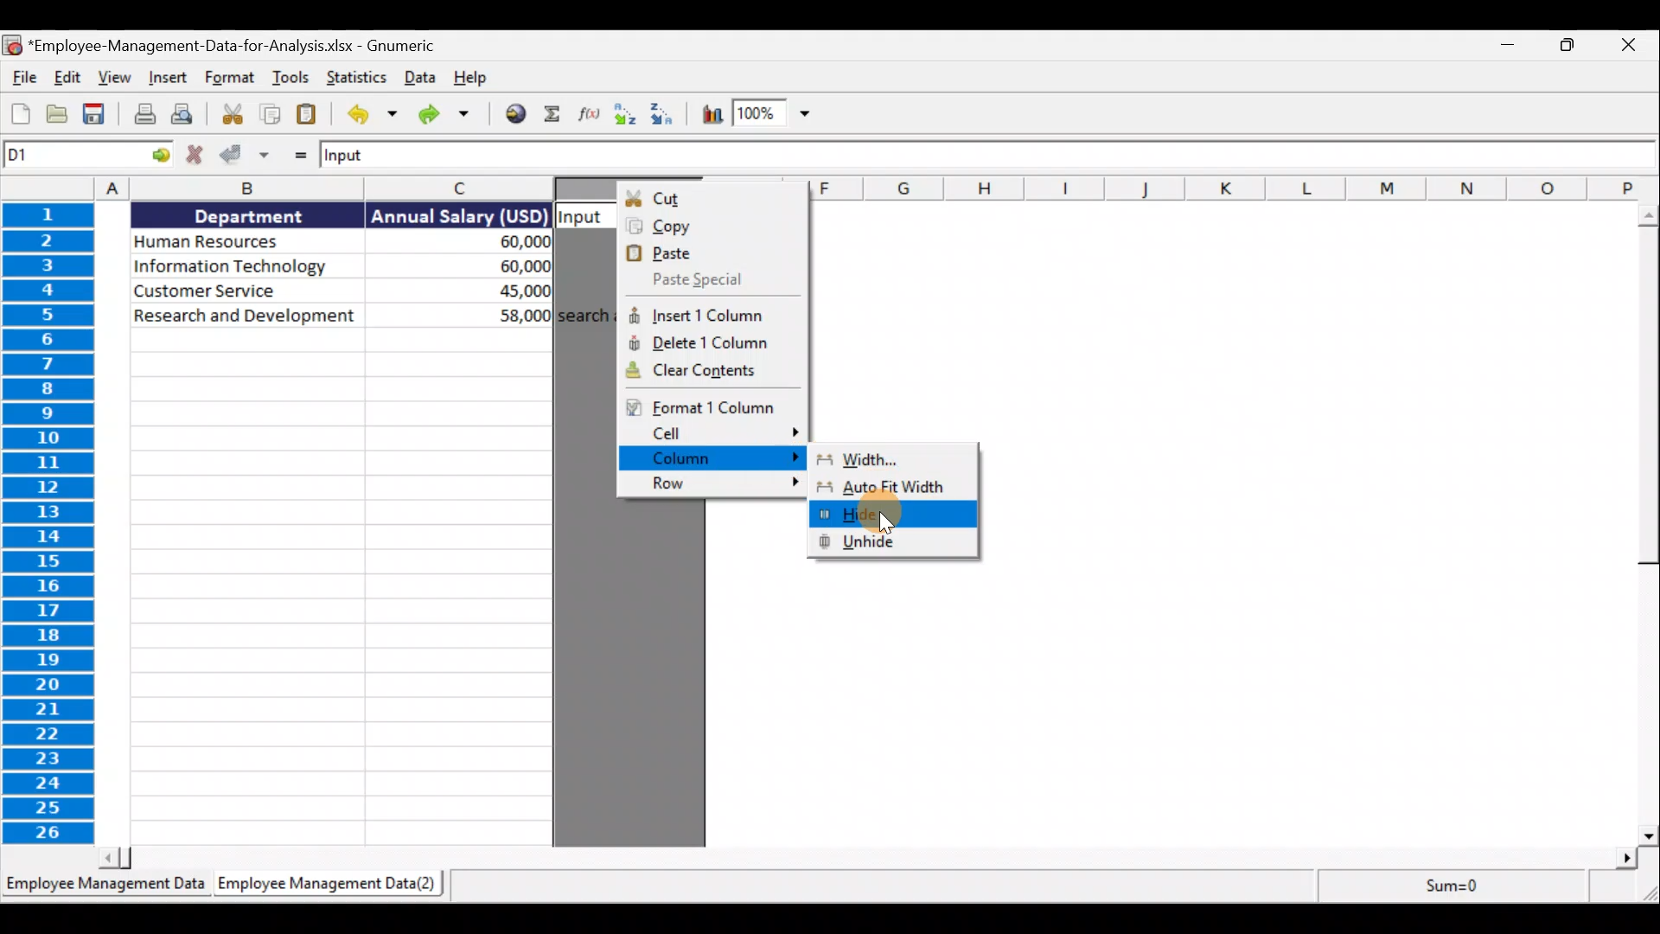 The height and width of the screenshot is (934, 1660). What do you see at coordinates (70, 73) in the screenshot?
I see `Edit` at bounding box center [70, 73].